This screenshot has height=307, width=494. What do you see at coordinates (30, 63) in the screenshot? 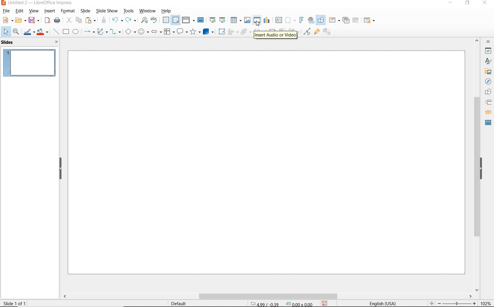
I see `SLIDE1` at bounding box center [30, 63].